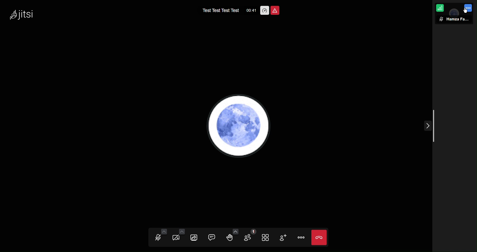 The height and width of the screenshot is (252, 477). Describe the element at coordinates (319, 237) in the screenshot. I see `End Call` at that location.